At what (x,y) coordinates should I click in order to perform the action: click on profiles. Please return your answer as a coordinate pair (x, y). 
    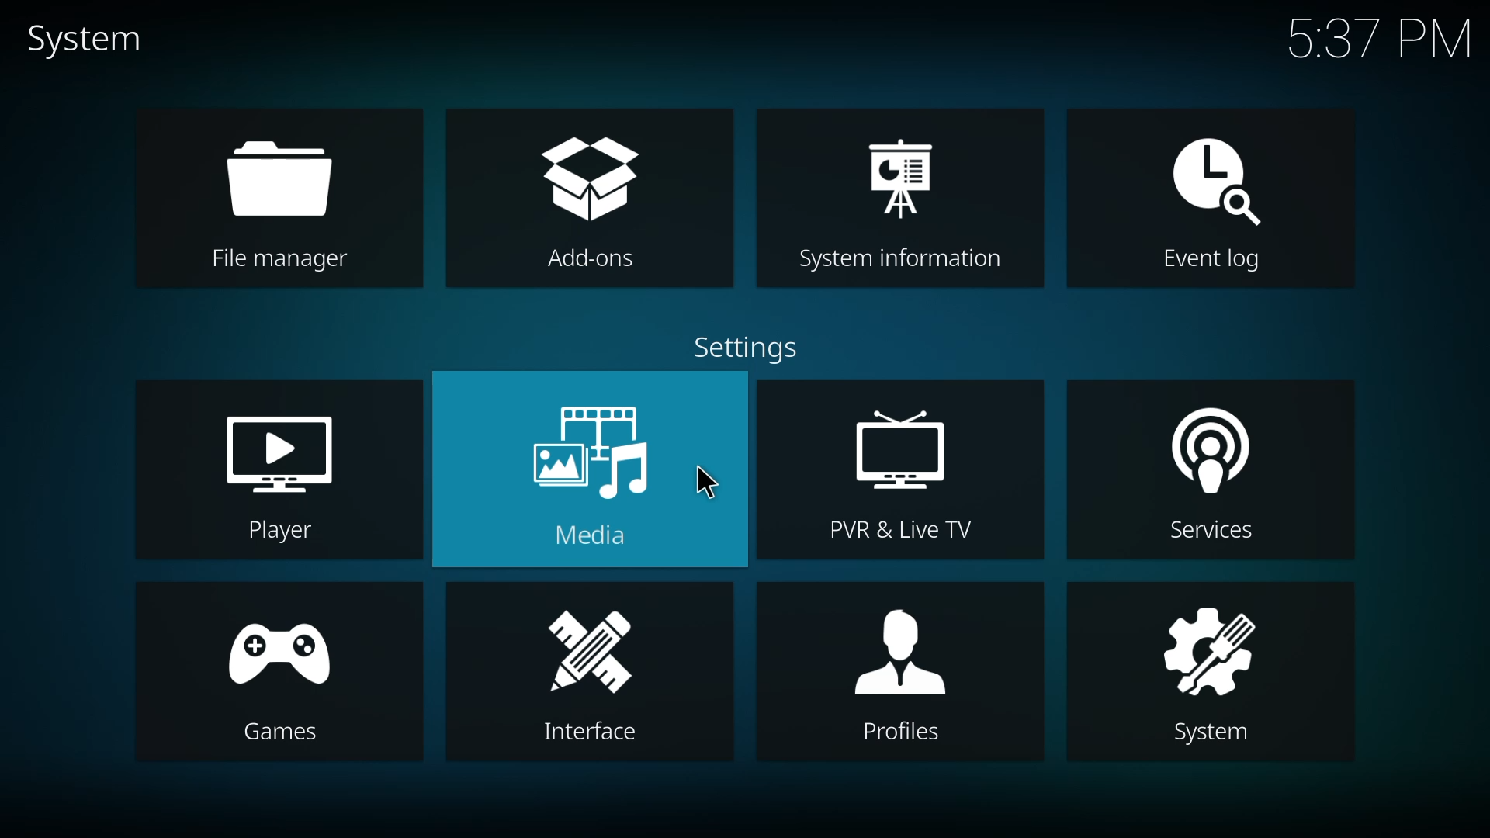
    Looking at the image, I should click on (899, 658).